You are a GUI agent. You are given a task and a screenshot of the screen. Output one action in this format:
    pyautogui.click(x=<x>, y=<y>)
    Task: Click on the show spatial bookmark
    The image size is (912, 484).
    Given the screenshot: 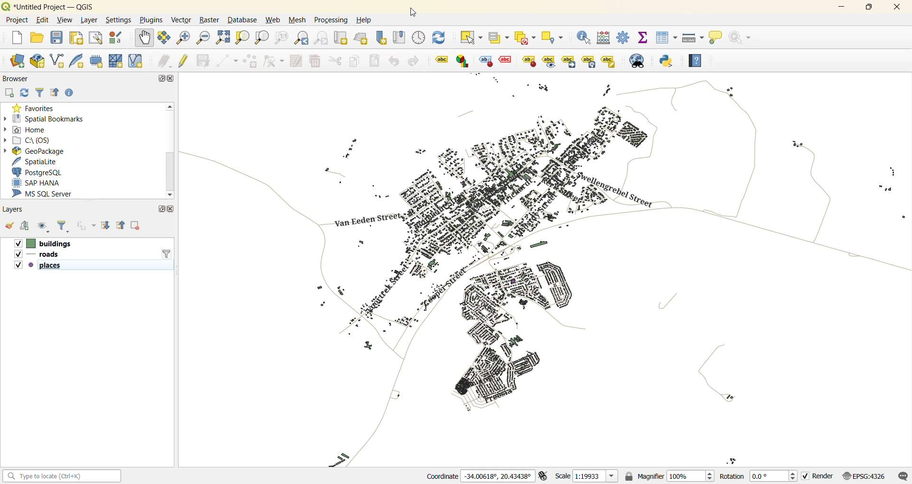 What is the action you would take?
    pyautogui.click(x=401, y=38)
    